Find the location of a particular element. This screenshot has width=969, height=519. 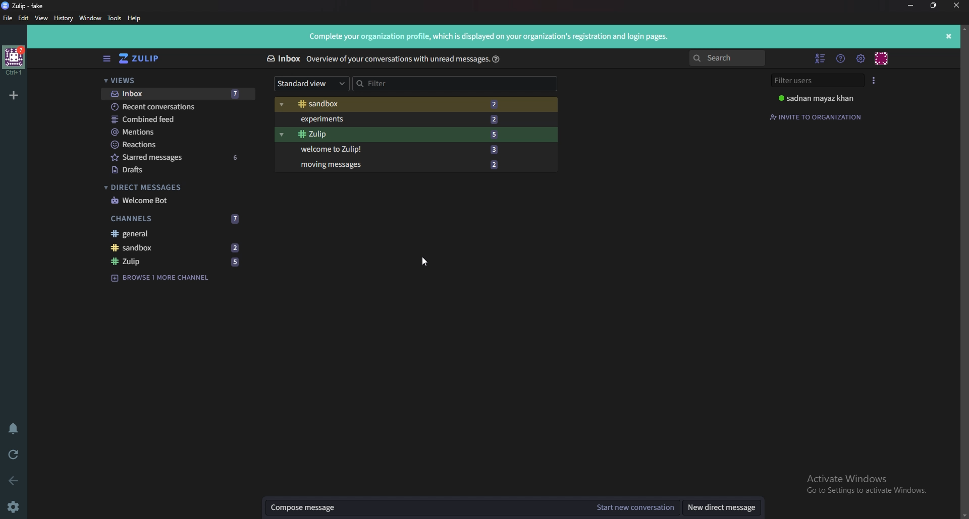

Recent conversations is located at coordinates (176, 106).